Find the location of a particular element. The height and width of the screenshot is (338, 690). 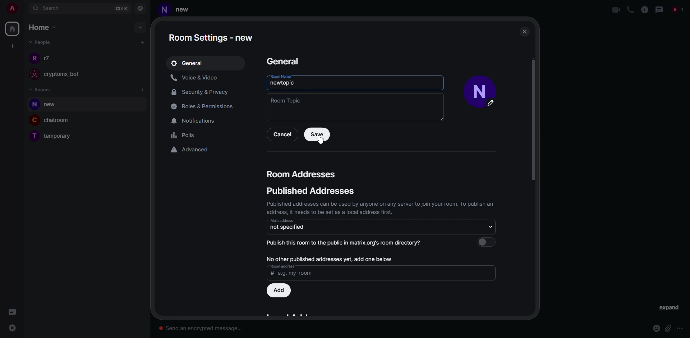

profile image is located at coordinates (33, 58).